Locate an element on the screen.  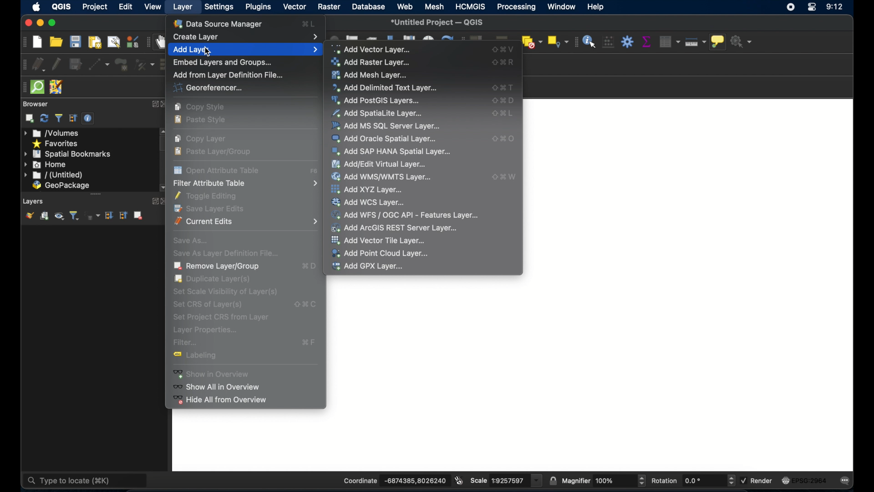
favorites is located at coordinates (56, 143).